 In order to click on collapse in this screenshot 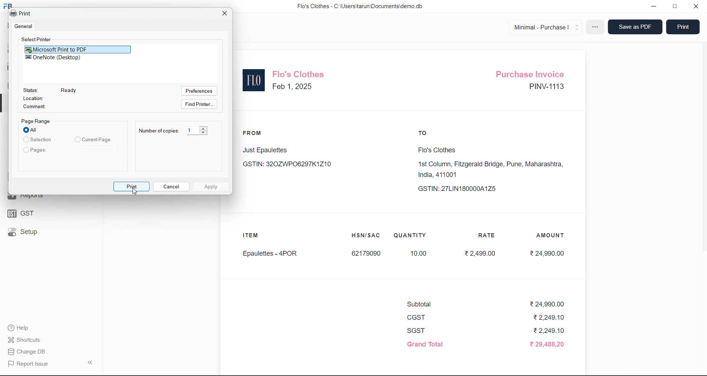, I will do `click(92, 363)`.